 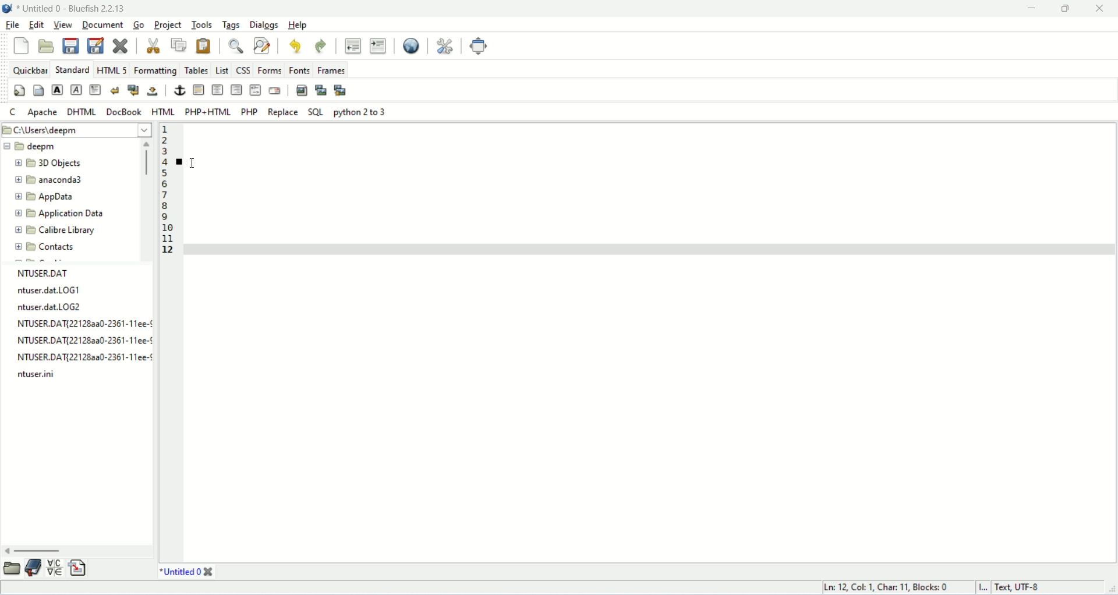 I want to click on deepm, so click(x=32, y=147).